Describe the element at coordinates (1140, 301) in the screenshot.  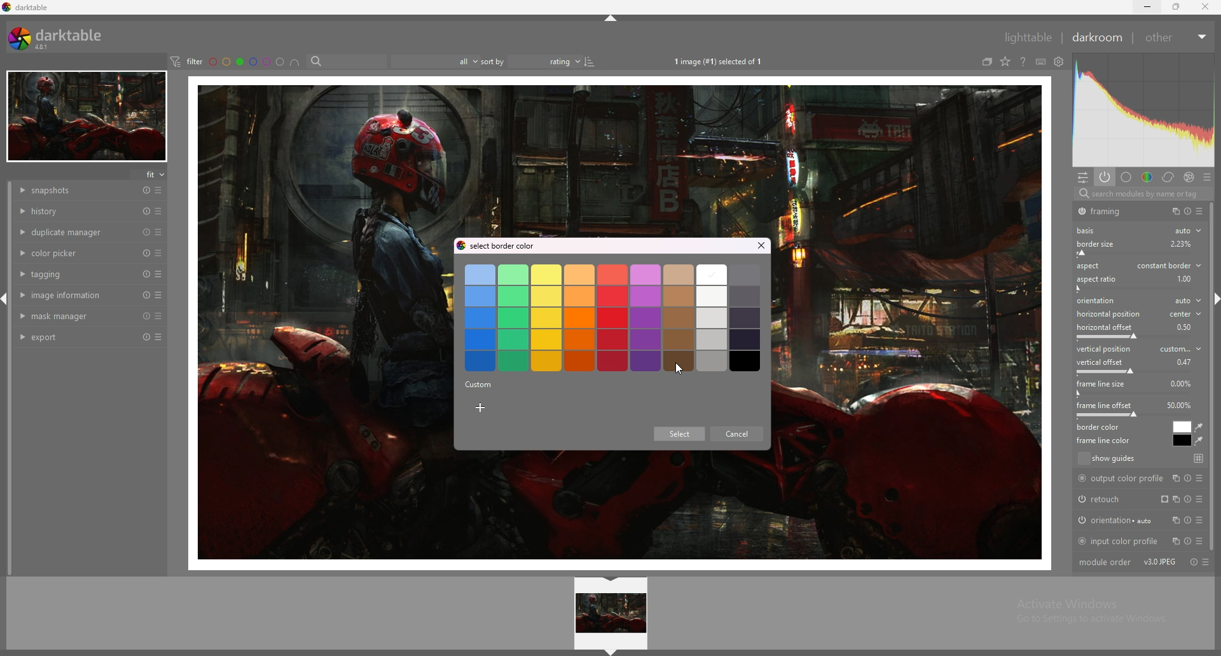
I see `orientation` at that location.